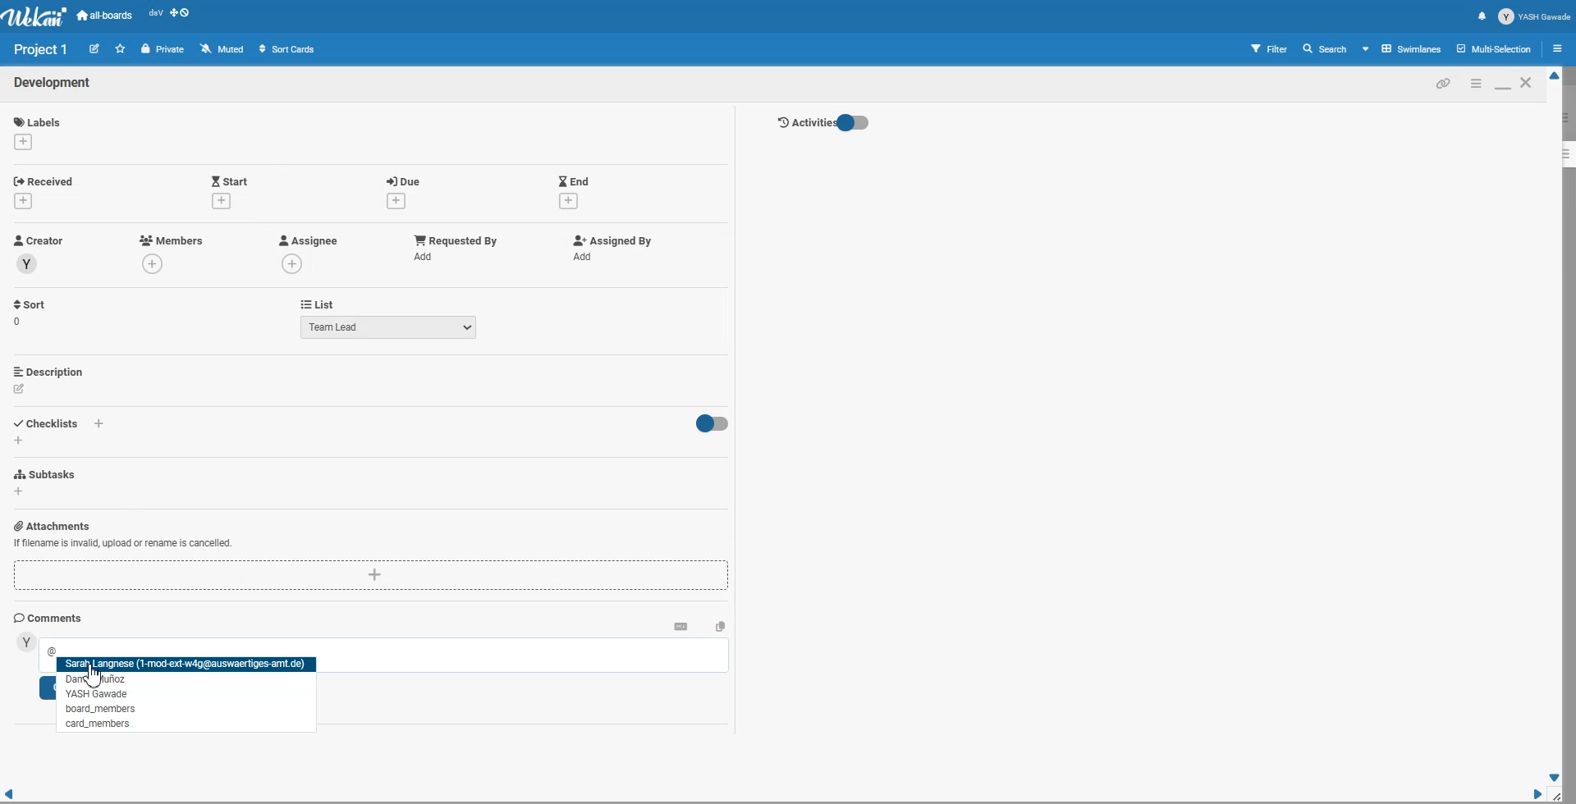  Describe the element at coordinates (22, 141) in the screenshot. I see `add` at that location.